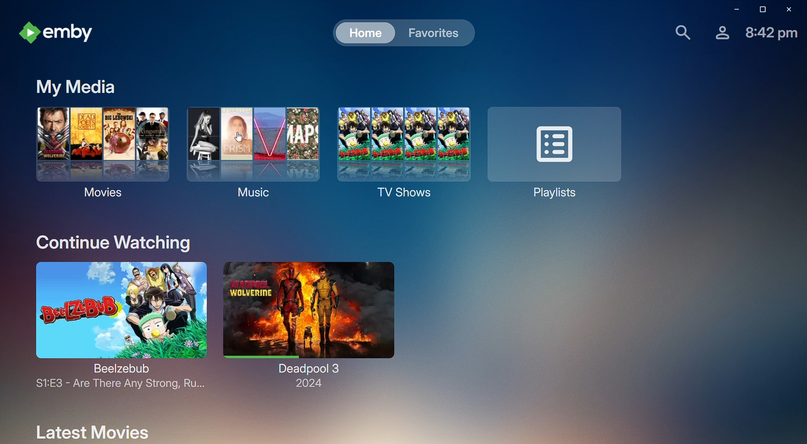 The height and width of the screenshot is (444, 807). I want to click on Restore, so click(760, 9).